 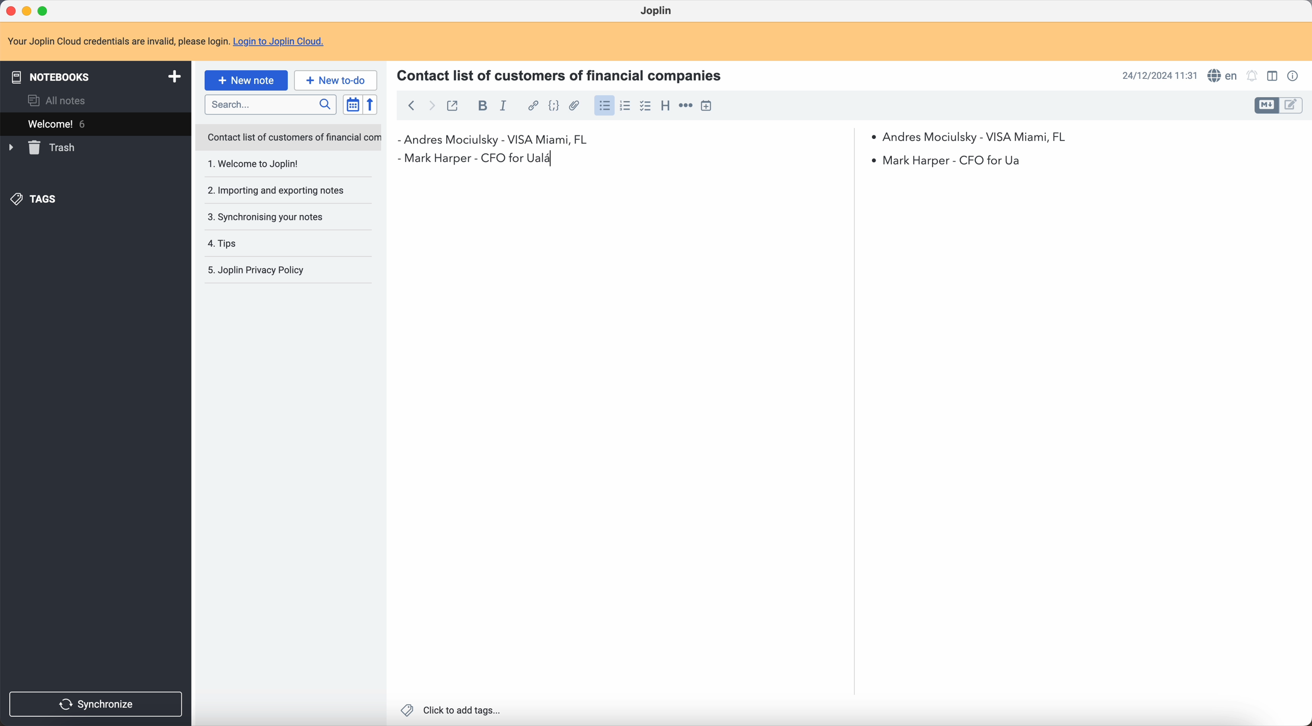 What do you see at coordinates (1295, 76) in the screenshot?
I see `note properties` at bounding box center [1295, 76].